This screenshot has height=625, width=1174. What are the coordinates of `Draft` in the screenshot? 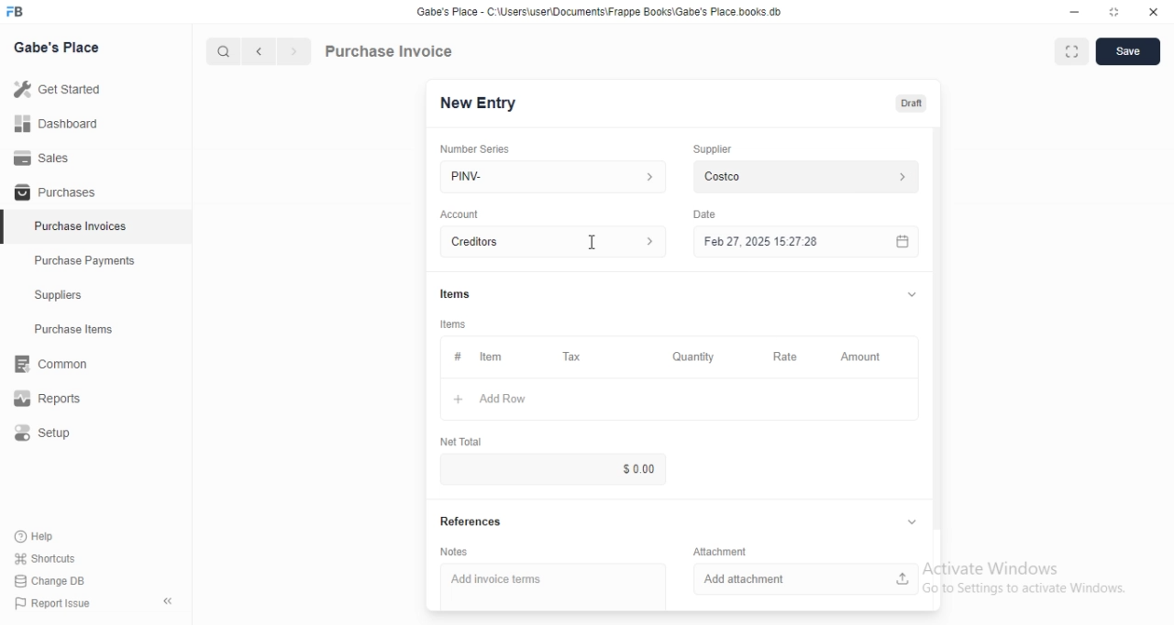 It's located at (912, 104).